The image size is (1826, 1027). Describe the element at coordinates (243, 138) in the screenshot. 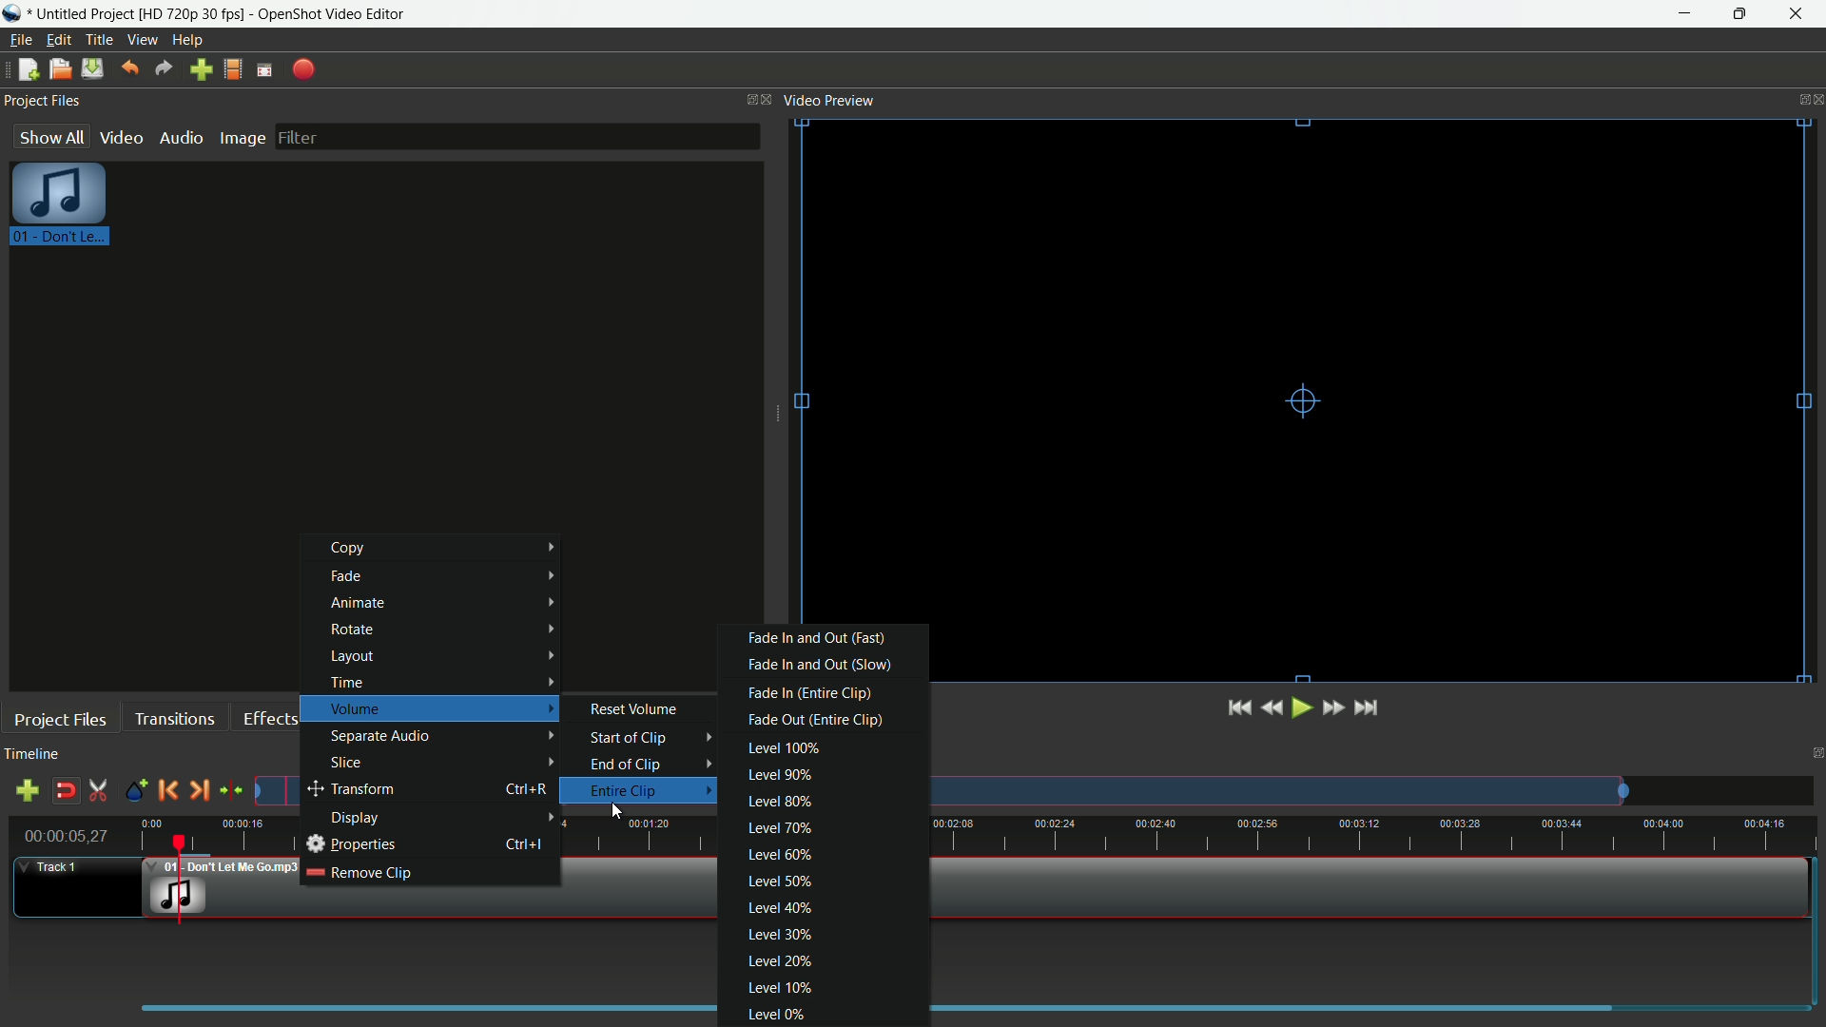

I see `image` at that location.